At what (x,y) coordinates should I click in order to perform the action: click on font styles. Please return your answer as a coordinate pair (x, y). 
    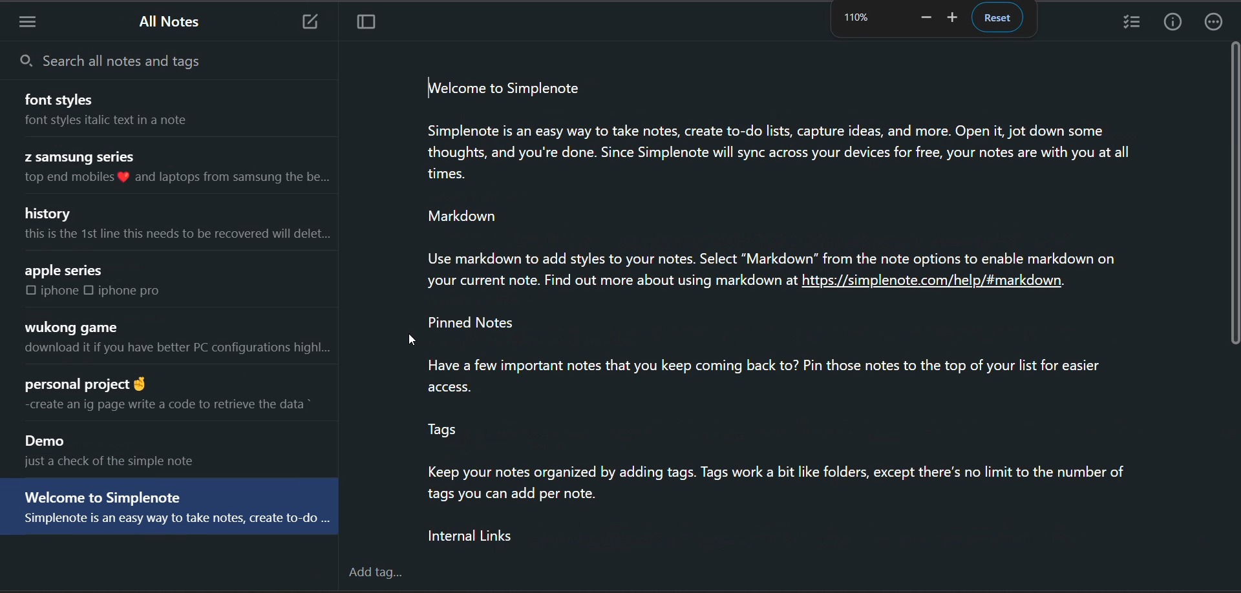
    Looking at the image, I should click on (63, 99).